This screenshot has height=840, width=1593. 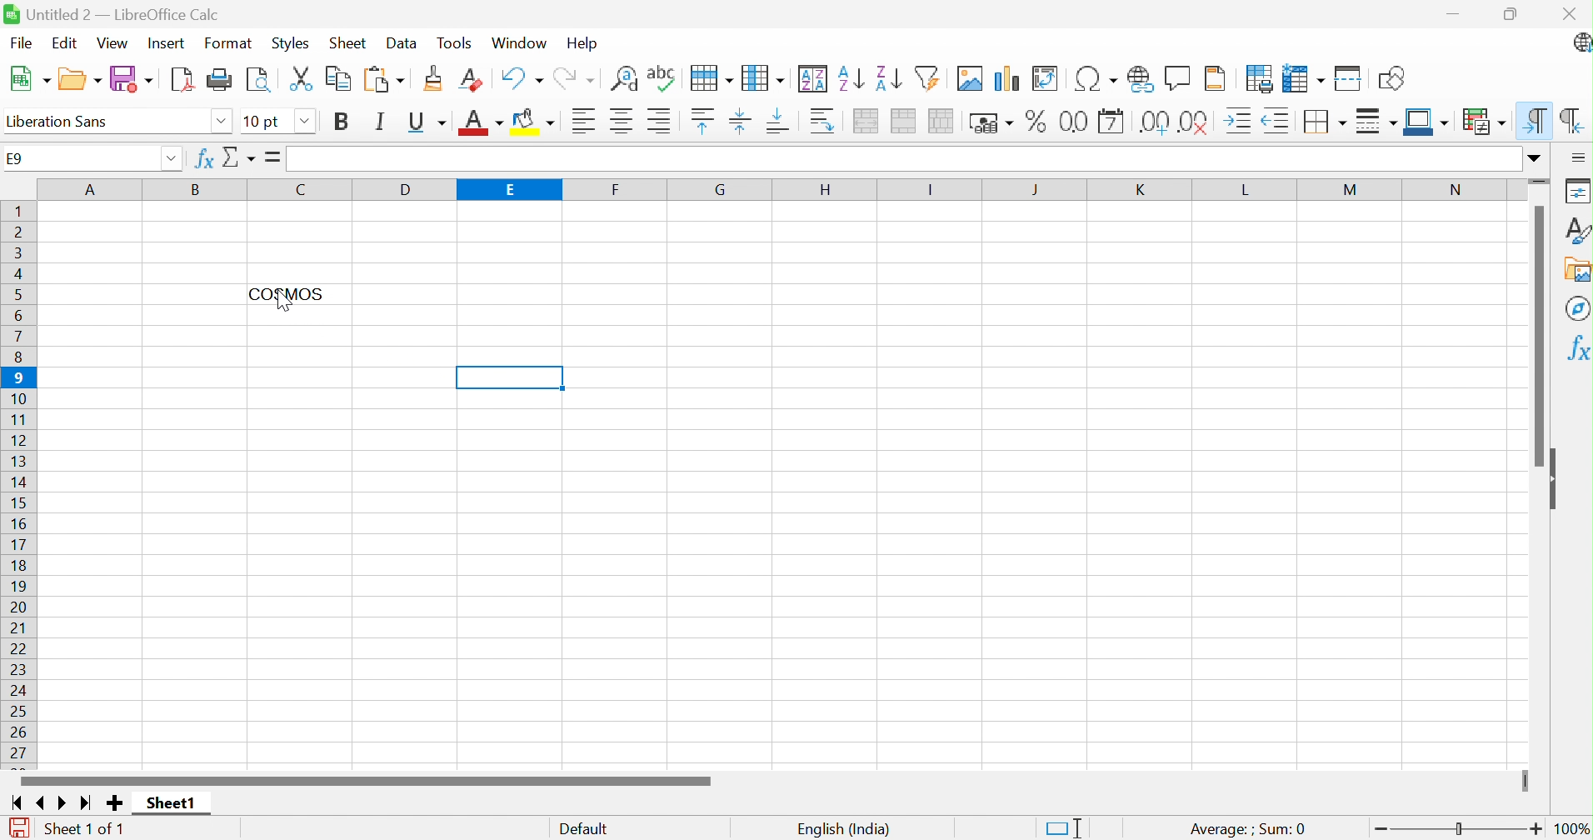 What do you see at coordinates (536, 119) in the screenshot?
I see `Background color` at bounding box center [536, 119].